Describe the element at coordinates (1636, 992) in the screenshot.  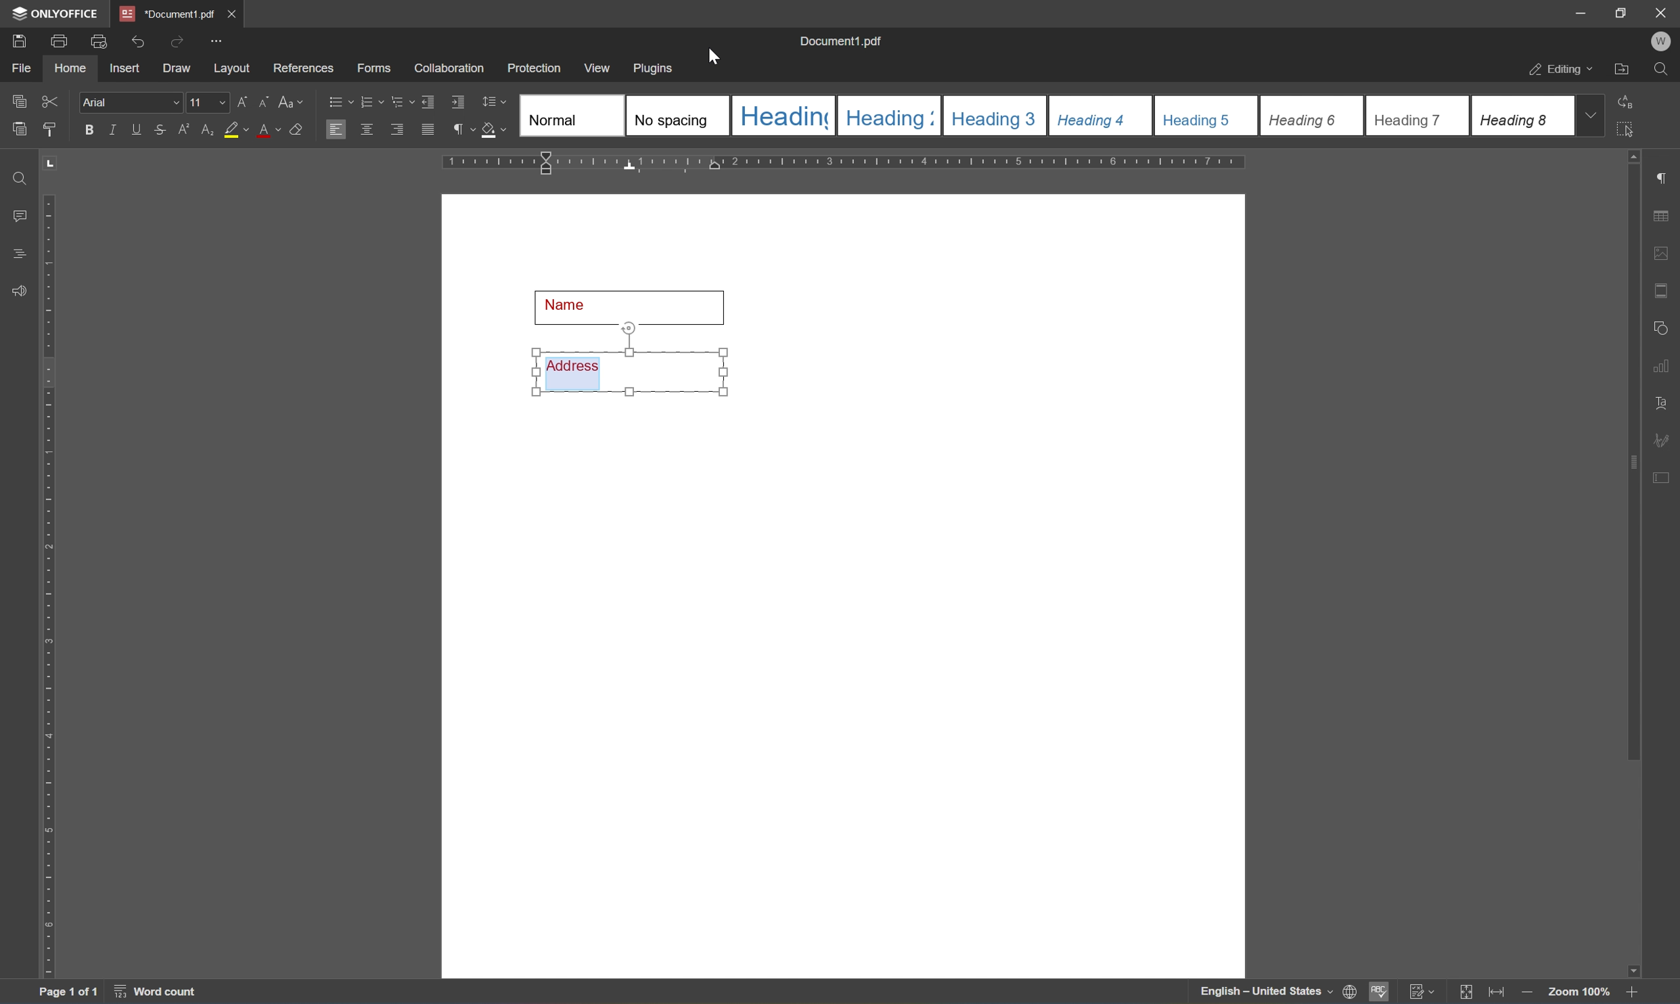
I see `zoom out` at that location.